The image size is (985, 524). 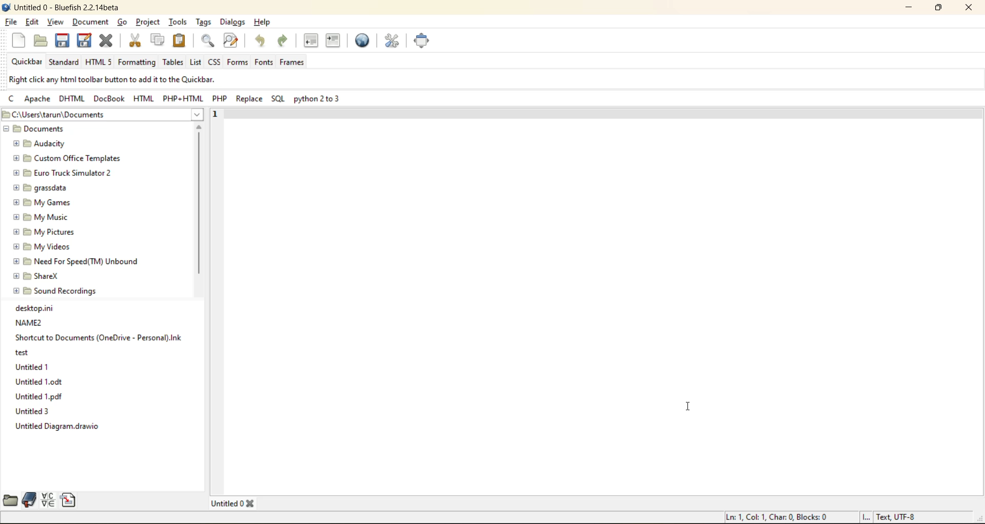 I want to click on css, so click(x=215, y=61).